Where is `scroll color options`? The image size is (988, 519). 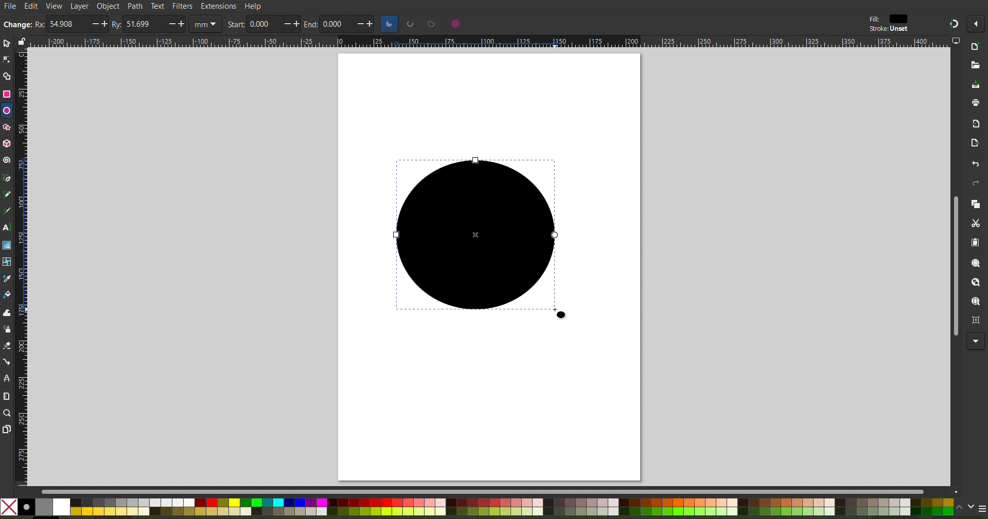
scroll color options is located at coordinates (965, 510).